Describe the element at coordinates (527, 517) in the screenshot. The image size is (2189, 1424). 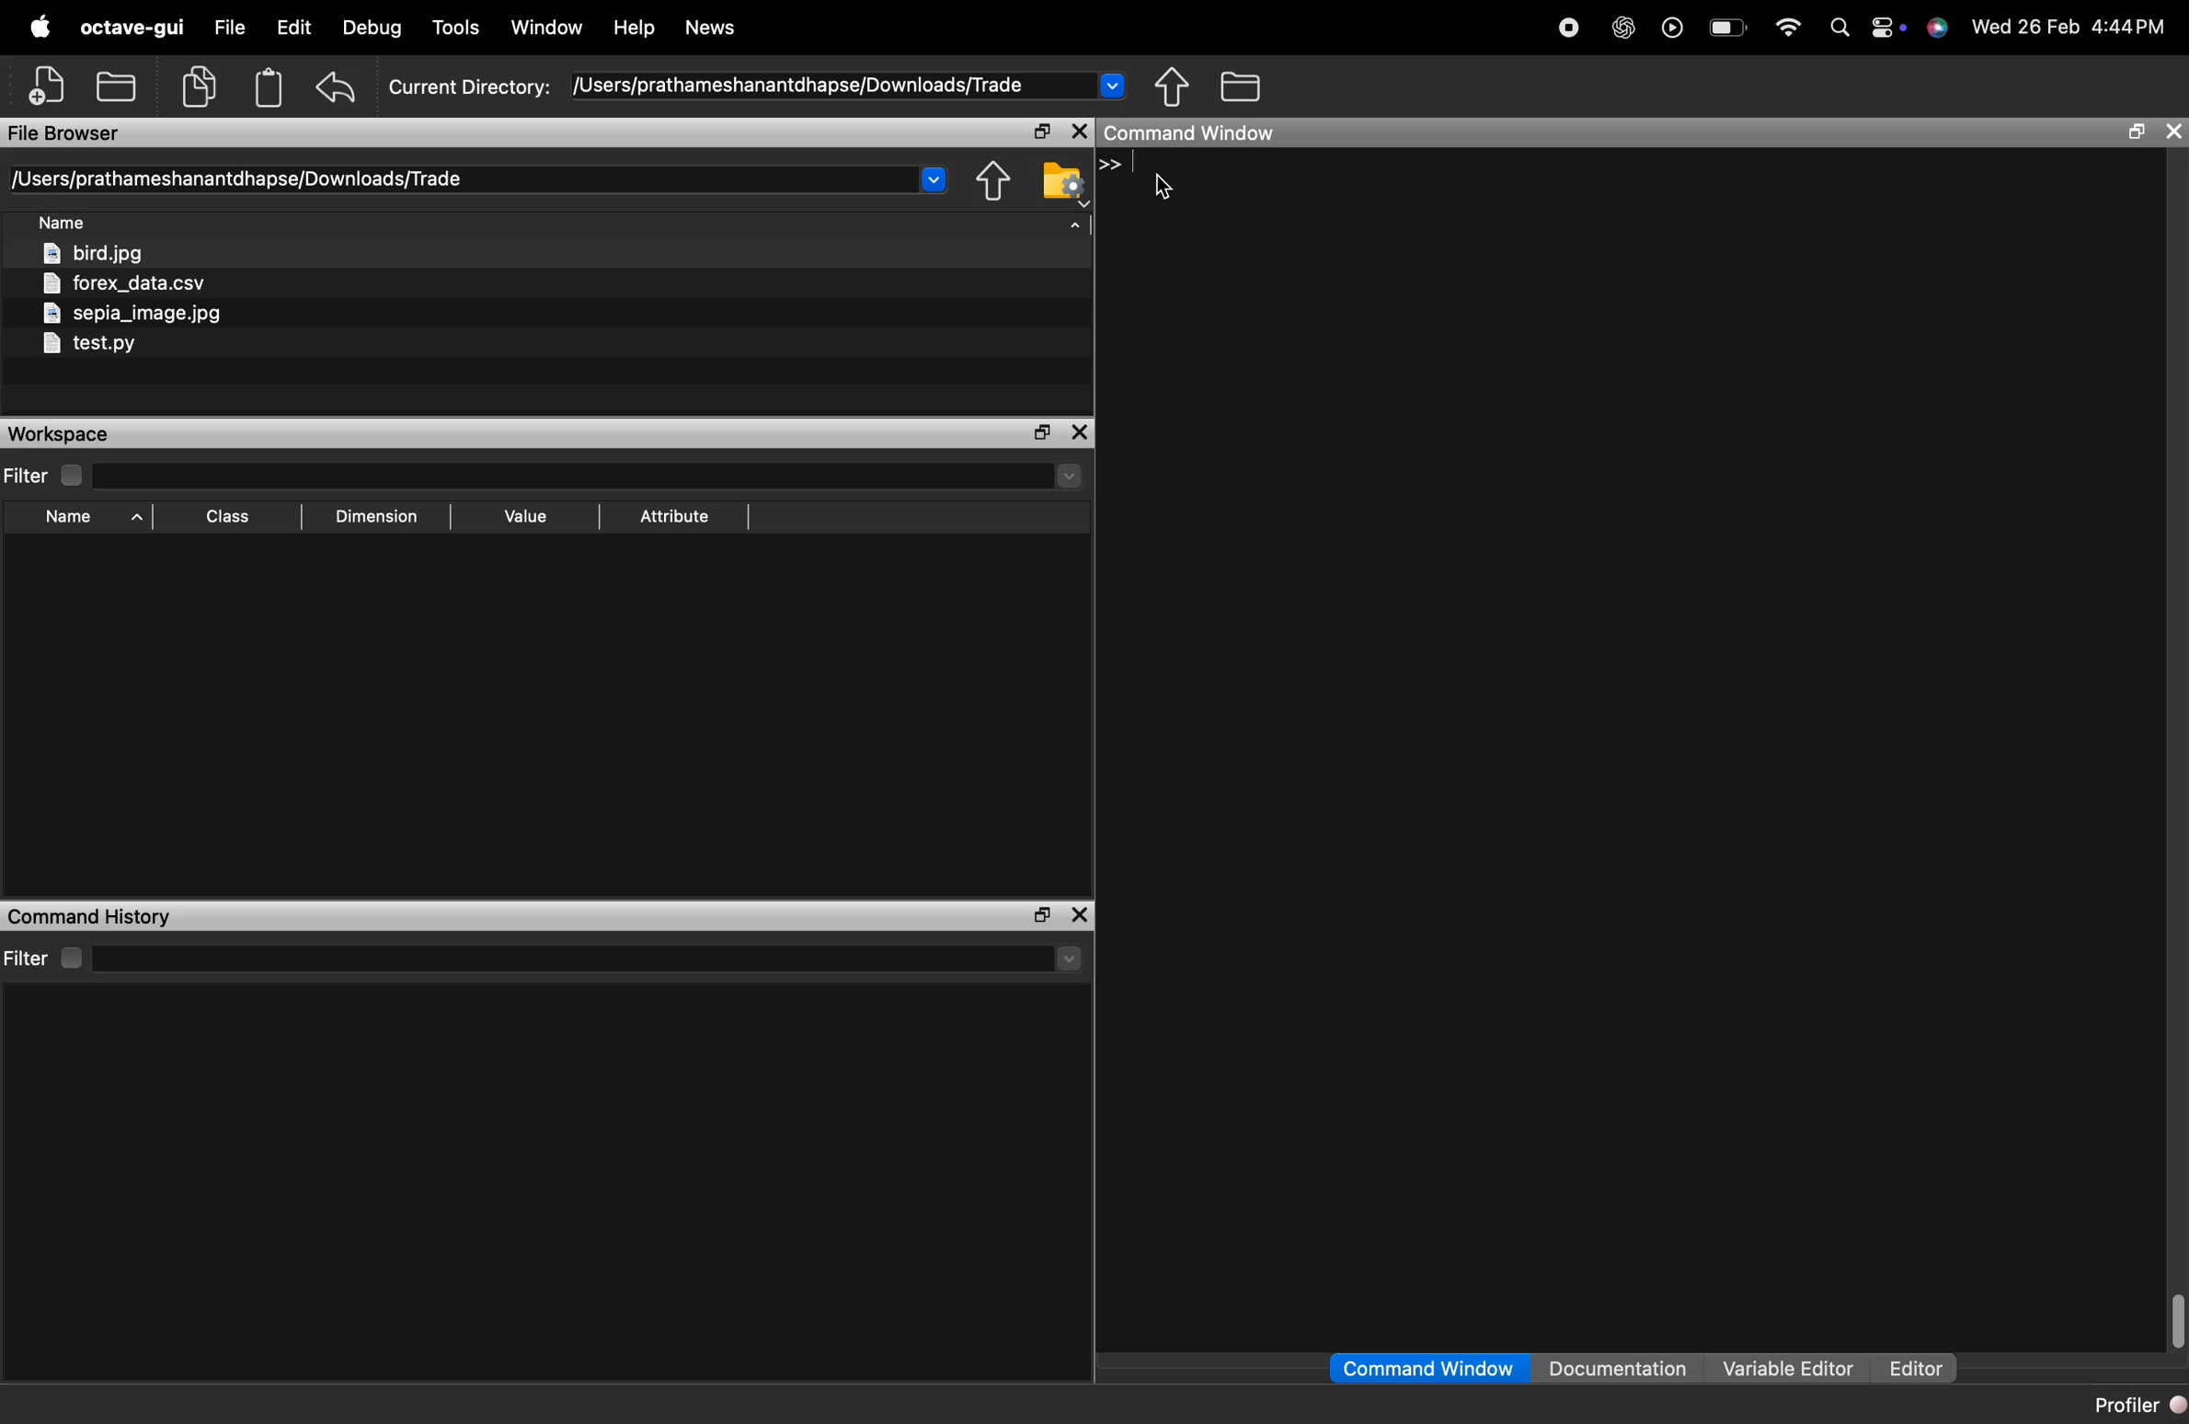
I see `Value` at that location.